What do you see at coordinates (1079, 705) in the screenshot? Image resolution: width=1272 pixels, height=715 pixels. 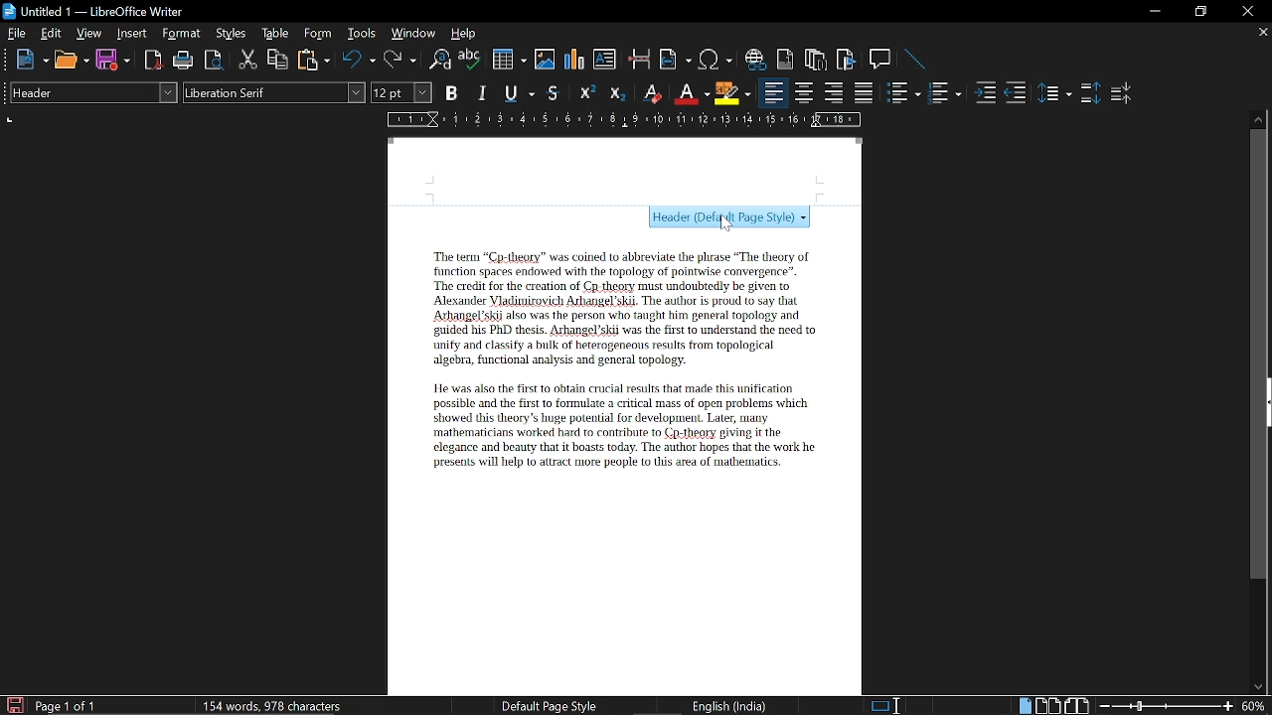 I see `Book view` at bounding box center [1079, 705].